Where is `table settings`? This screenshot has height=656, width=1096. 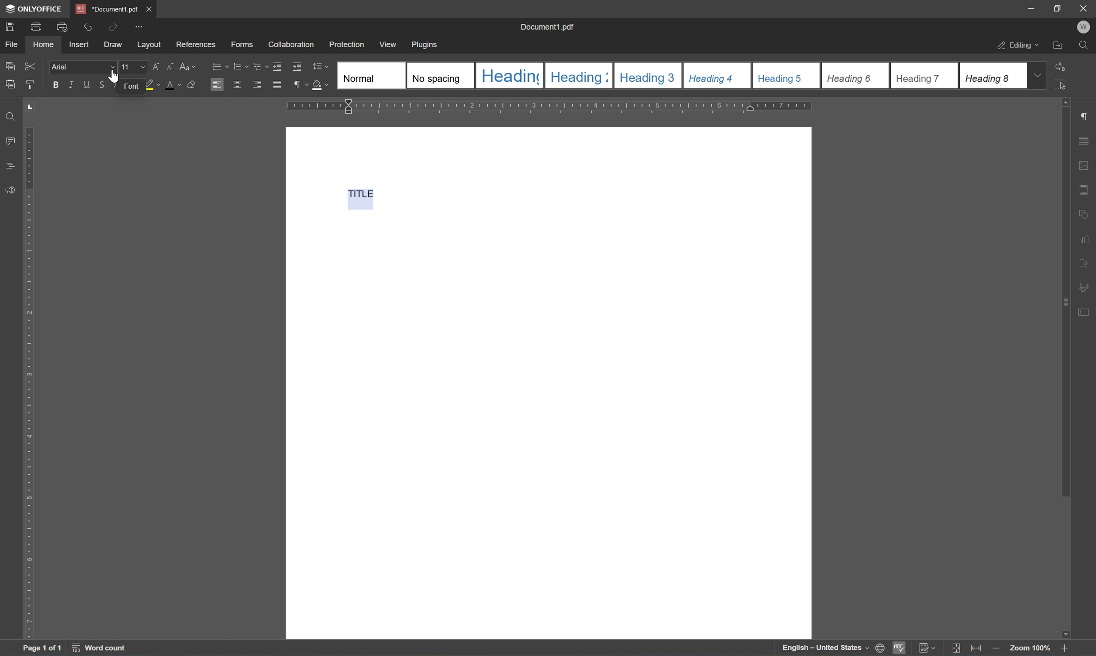 table settings is located at coordinates (1086, 141).